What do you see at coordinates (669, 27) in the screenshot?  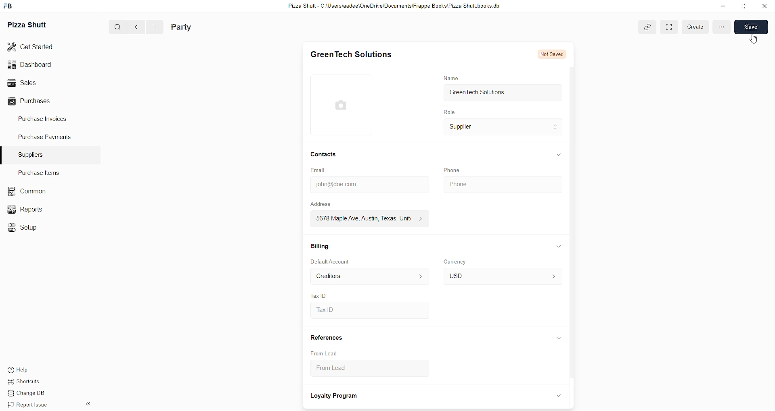 I see `fullscreen` at bounding box center [669, 27].